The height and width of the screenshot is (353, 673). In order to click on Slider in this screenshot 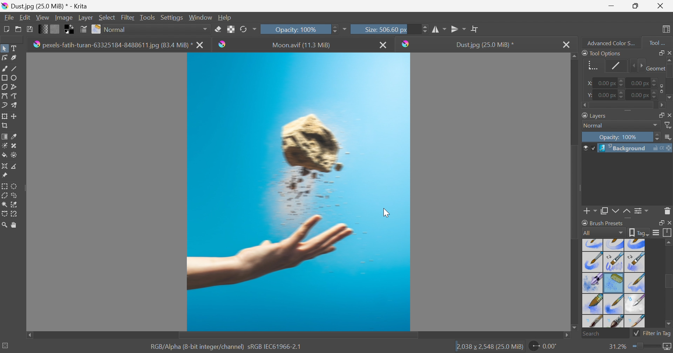, I will do `click(655, 81)`.